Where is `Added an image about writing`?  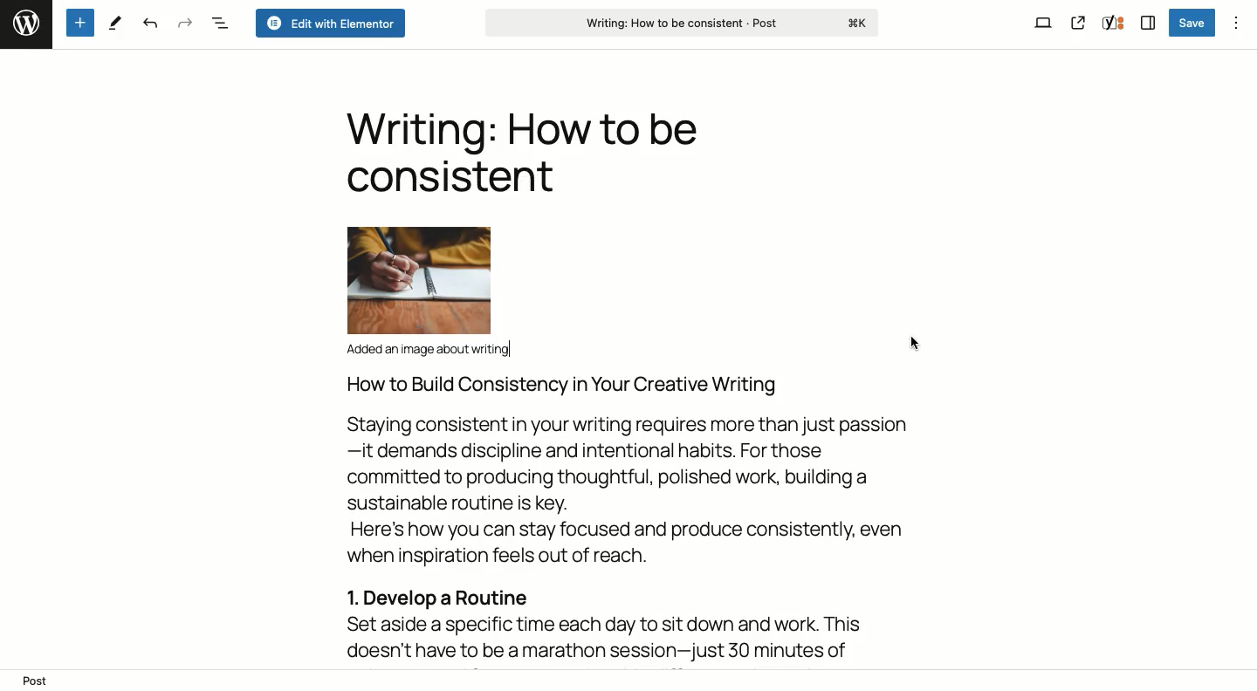
Added an image about writing is located at coordinates (435, 351).